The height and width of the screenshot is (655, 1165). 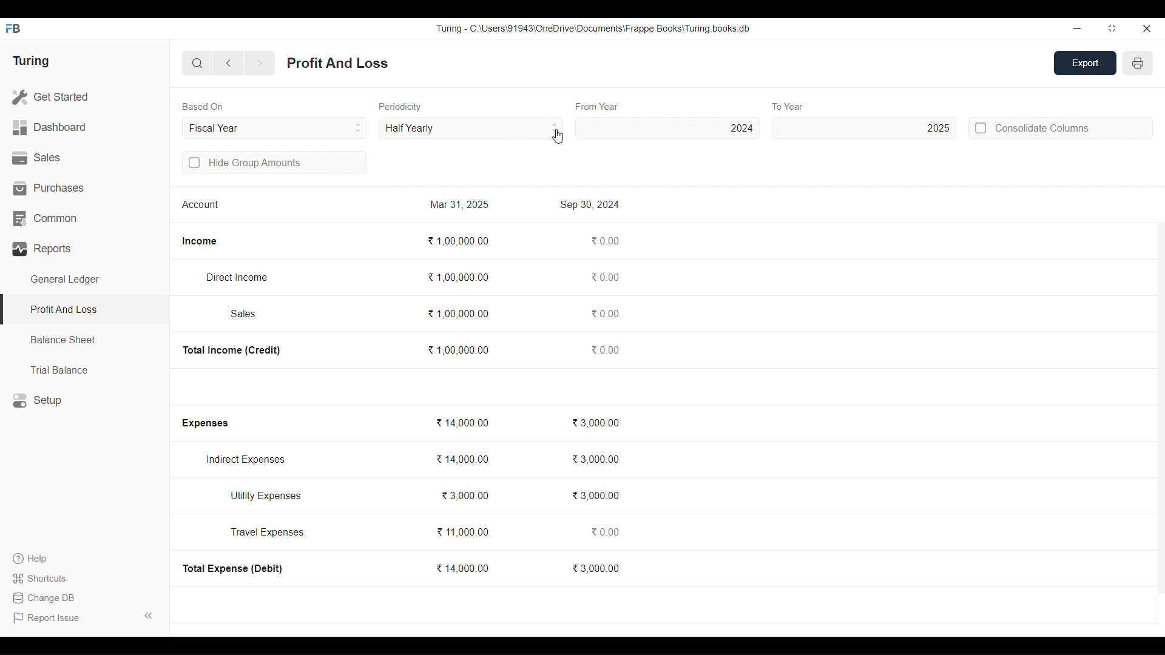 What do you see at coordinates (267, 496) in the screenshot?
I see `Utility Expenses` at bounding box center [267, 496].